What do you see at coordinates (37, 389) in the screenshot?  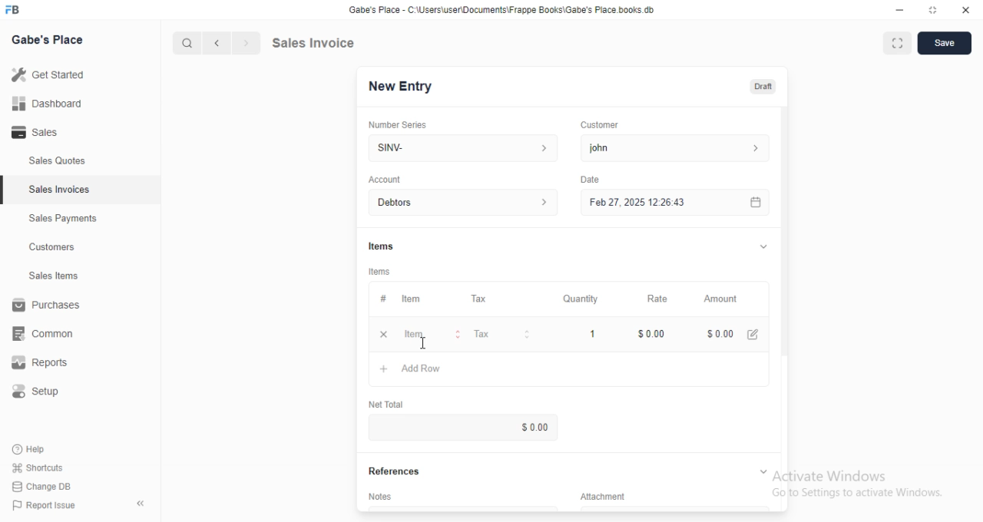 I see `Setup` at bounding box center [37, 389].